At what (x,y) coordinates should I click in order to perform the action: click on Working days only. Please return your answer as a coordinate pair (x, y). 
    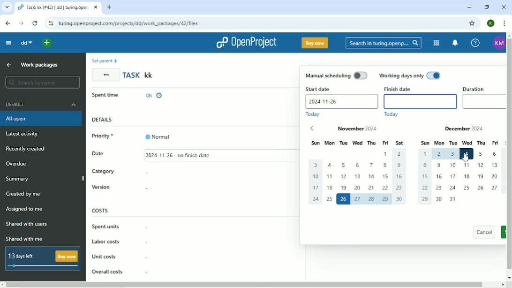
    Looking at the image, I should click on (409, 76).